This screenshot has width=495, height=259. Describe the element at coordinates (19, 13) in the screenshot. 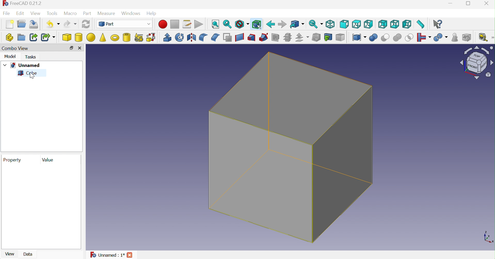

I see `Edit` at that location.